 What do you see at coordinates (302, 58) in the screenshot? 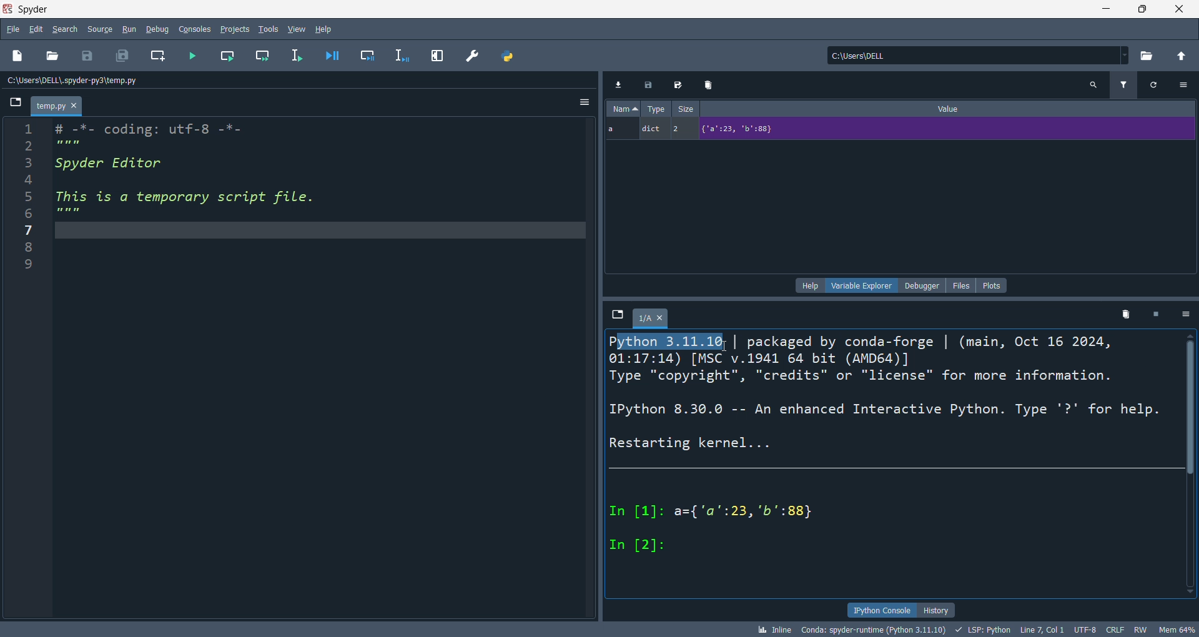
I see `run line` at bounding box center [302, 58].